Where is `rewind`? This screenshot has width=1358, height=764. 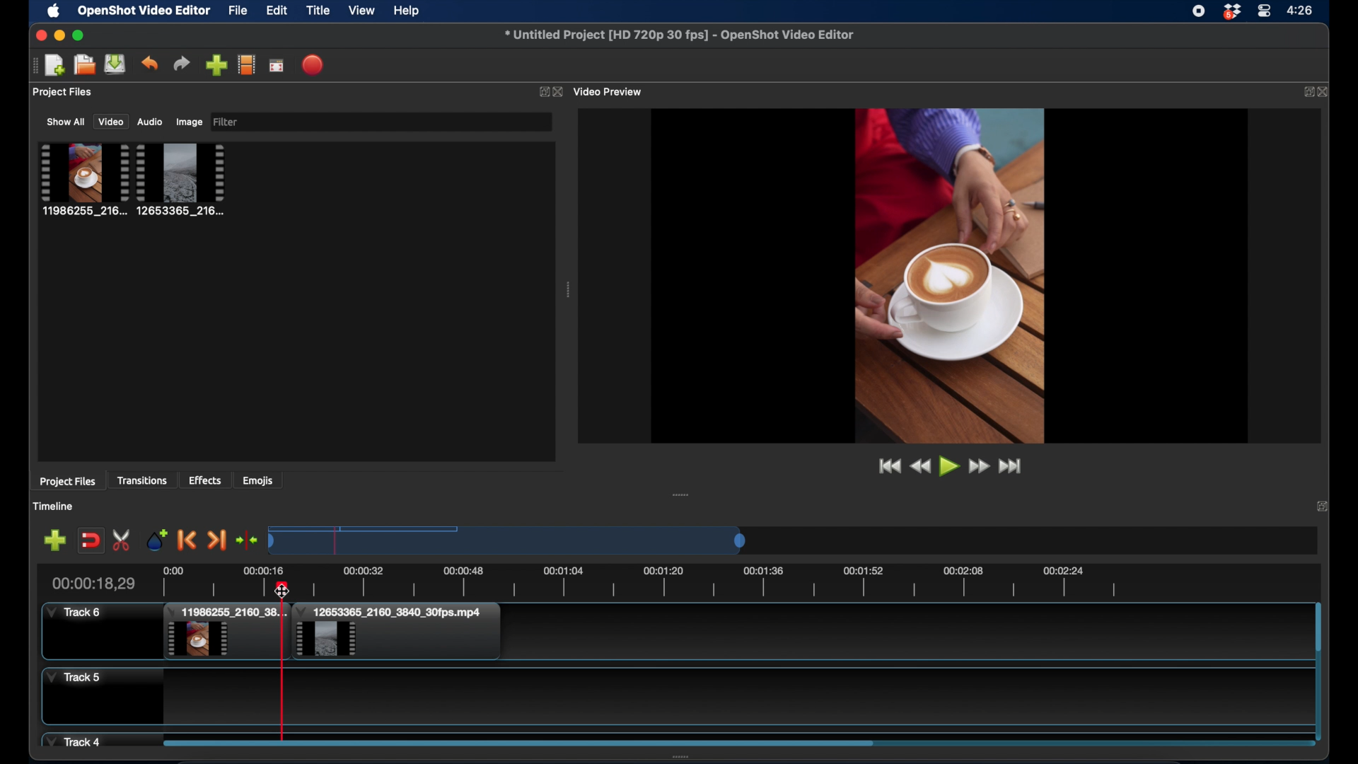
rewind is located at coordinates (919, 466).